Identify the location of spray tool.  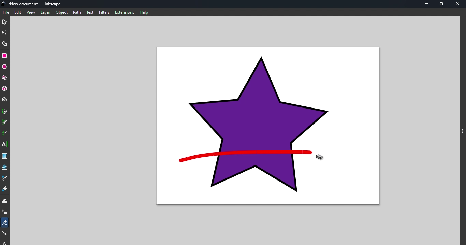
(5, 213).